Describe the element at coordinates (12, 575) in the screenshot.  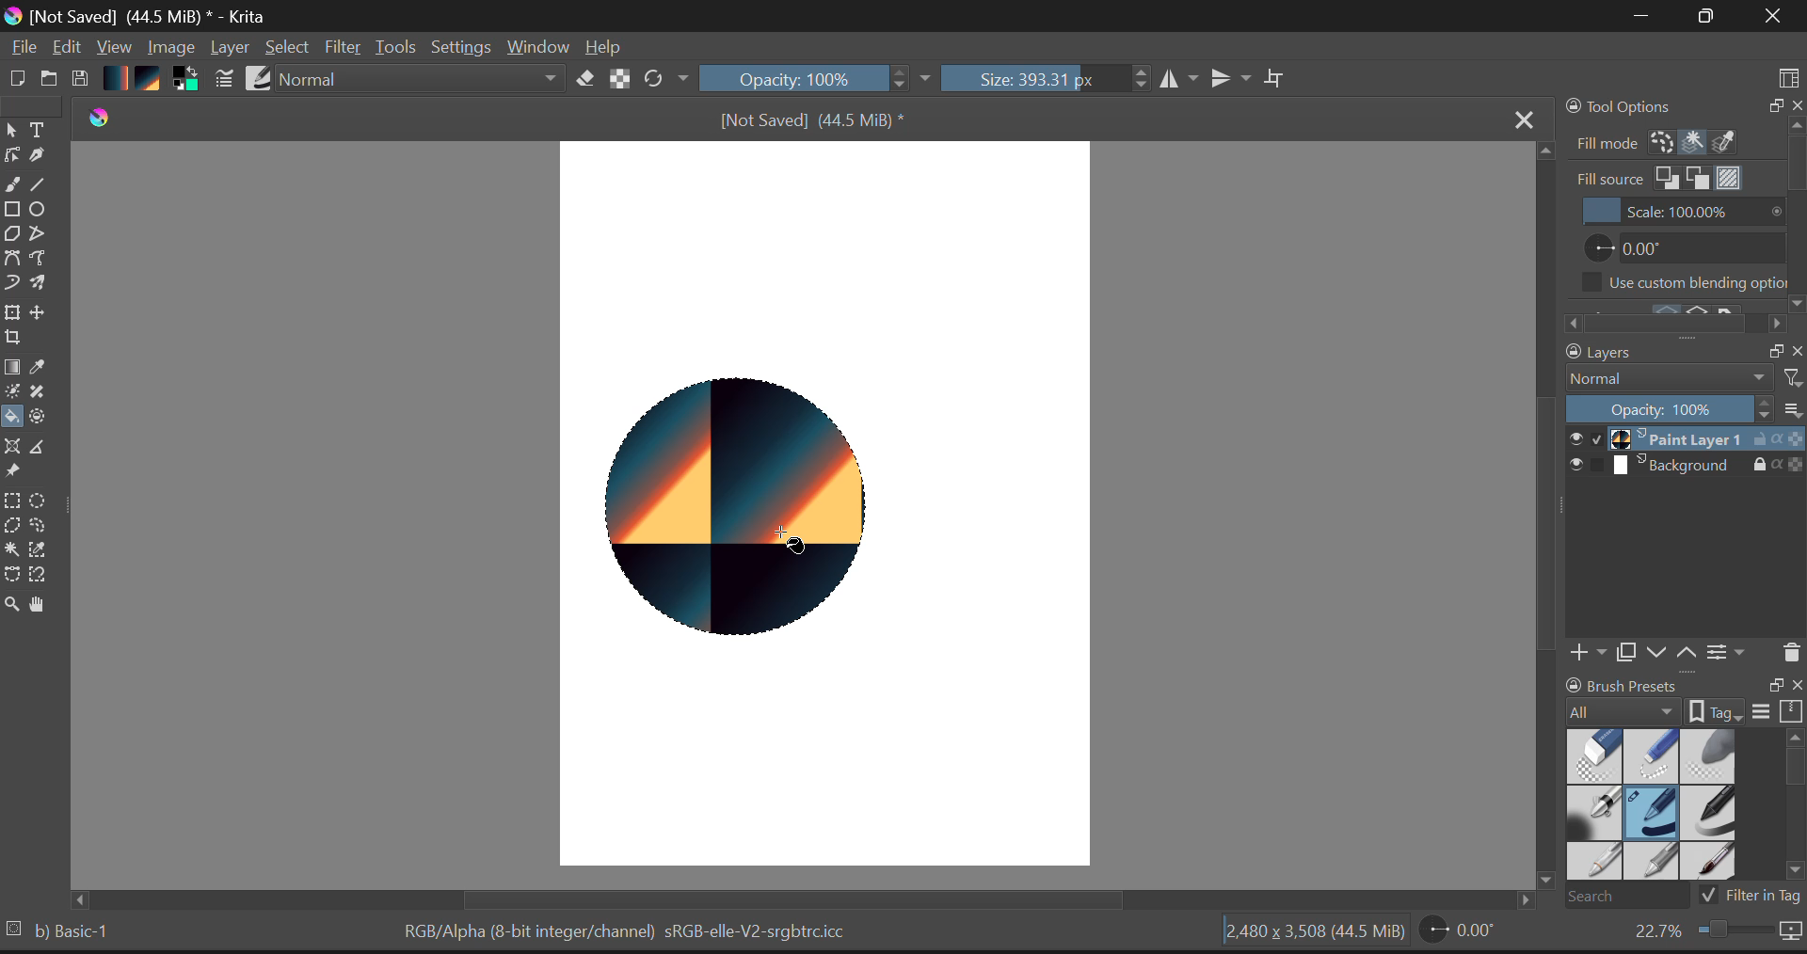
I see `Bezier Curve` at that location.